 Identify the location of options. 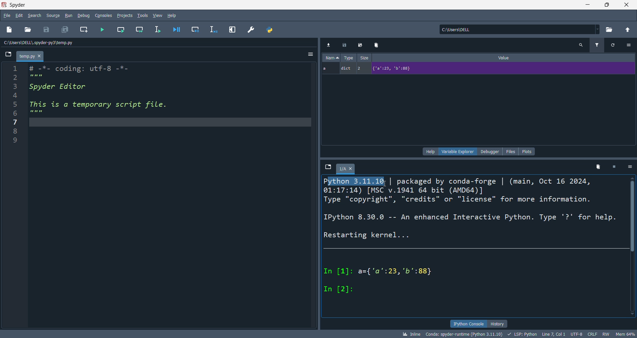
(311, 55).